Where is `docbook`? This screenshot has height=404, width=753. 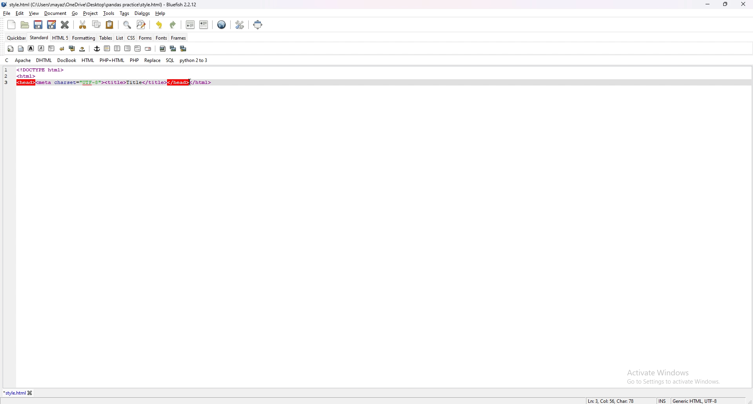
docbook is located at coordinates (67, 60).